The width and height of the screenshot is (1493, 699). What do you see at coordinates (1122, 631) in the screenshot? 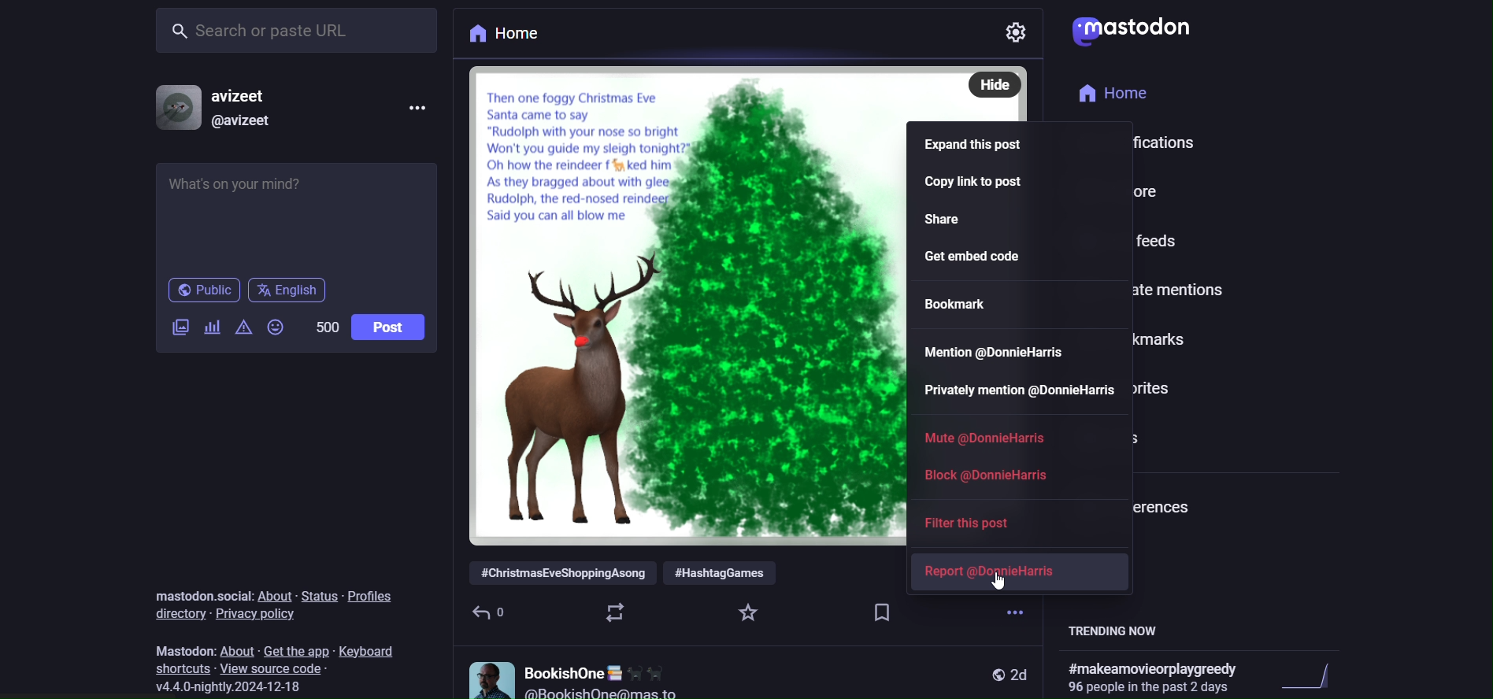
I see `trending now` at bounding box center [1122, 631].